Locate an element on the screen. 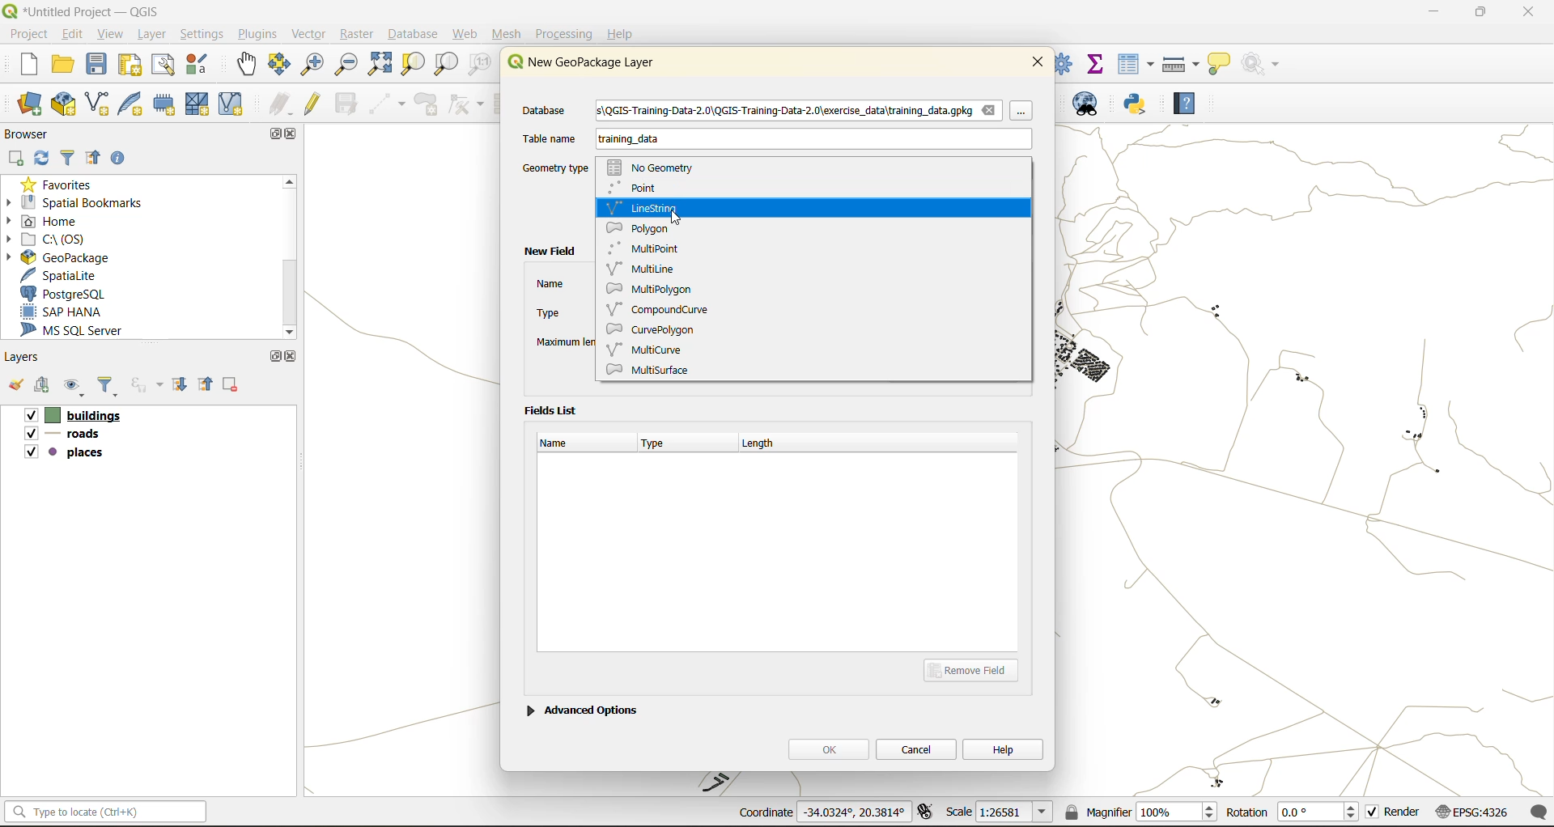 The width and height of the screenshot is (1554, 827). collapse all is located at coordinates (208, 384).